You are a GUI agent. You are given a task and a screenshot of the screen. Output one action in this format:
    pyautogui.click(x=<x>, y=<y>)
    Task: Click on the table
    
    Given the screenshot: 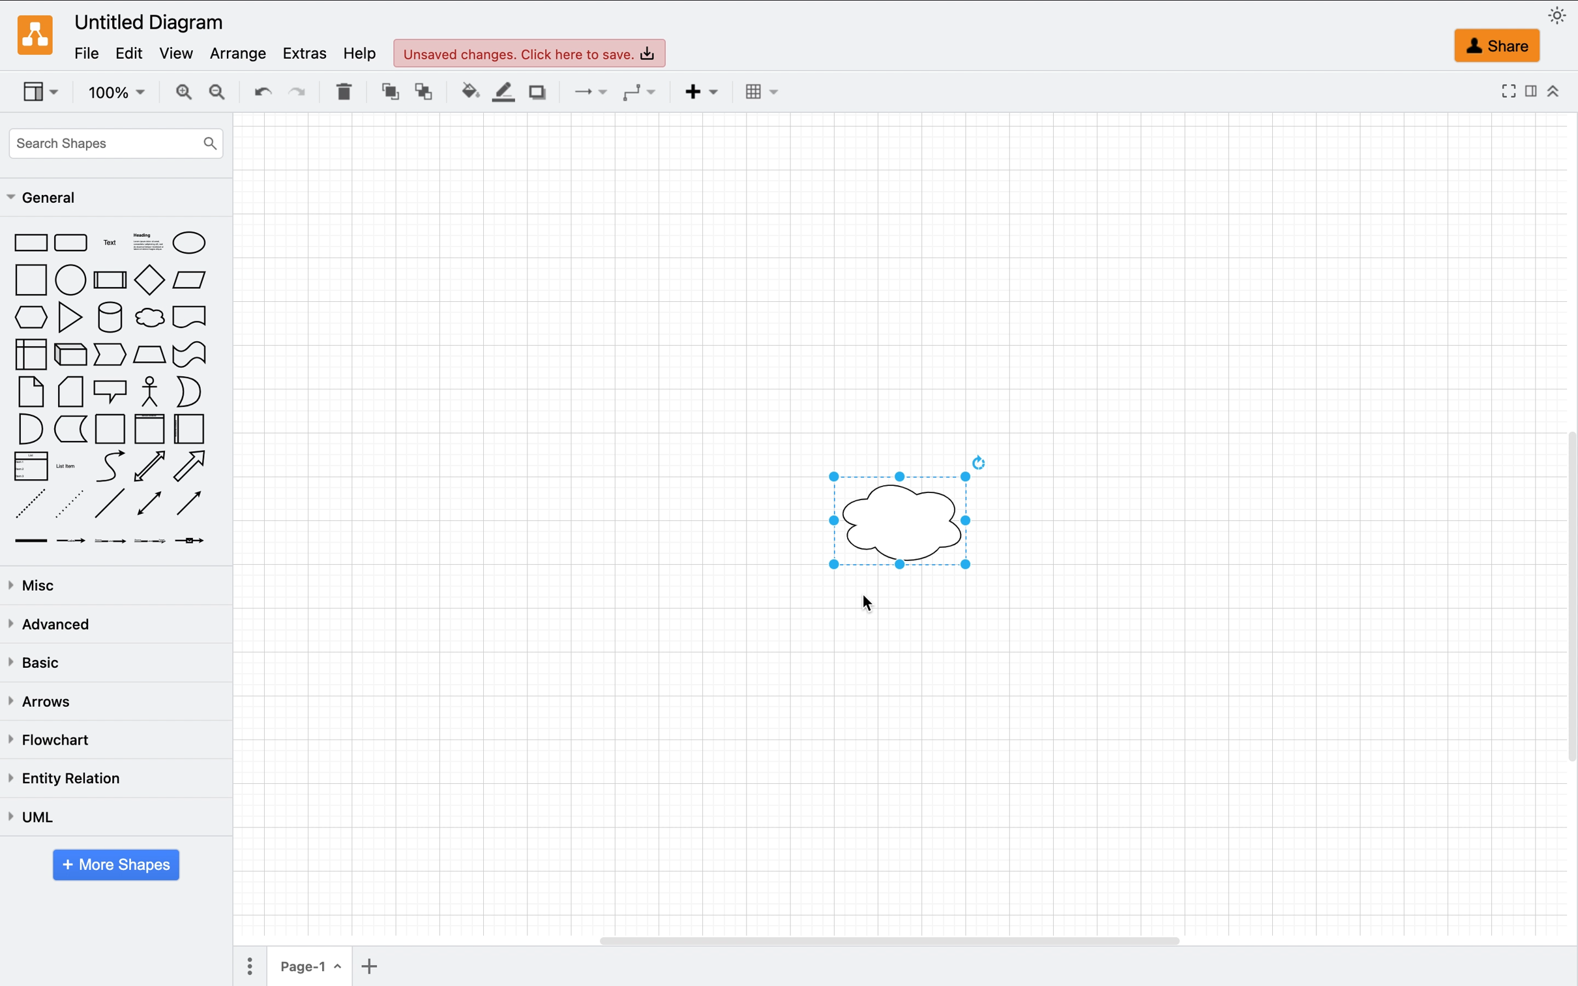 What is the action you would take?
    pyautogui.click(x=759, y=91)
    